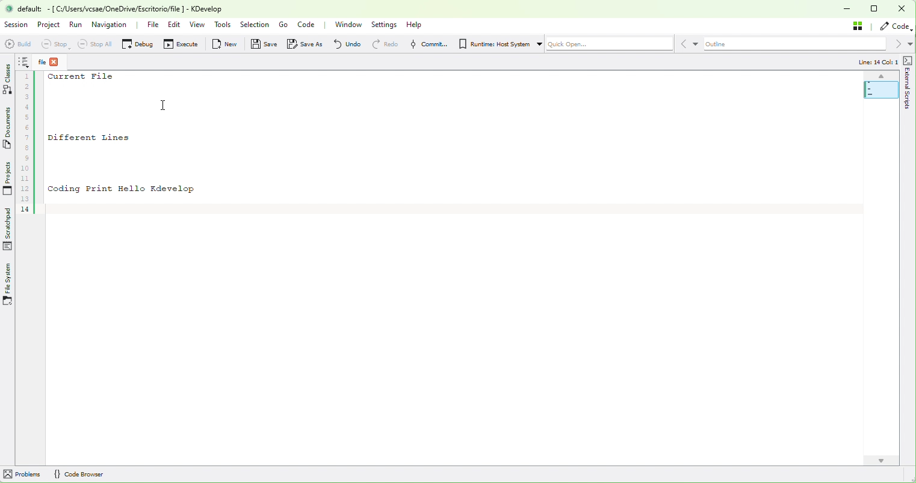  Describe the element at coordinates (346, 44) in the screenshot. I see `undo` at that location.